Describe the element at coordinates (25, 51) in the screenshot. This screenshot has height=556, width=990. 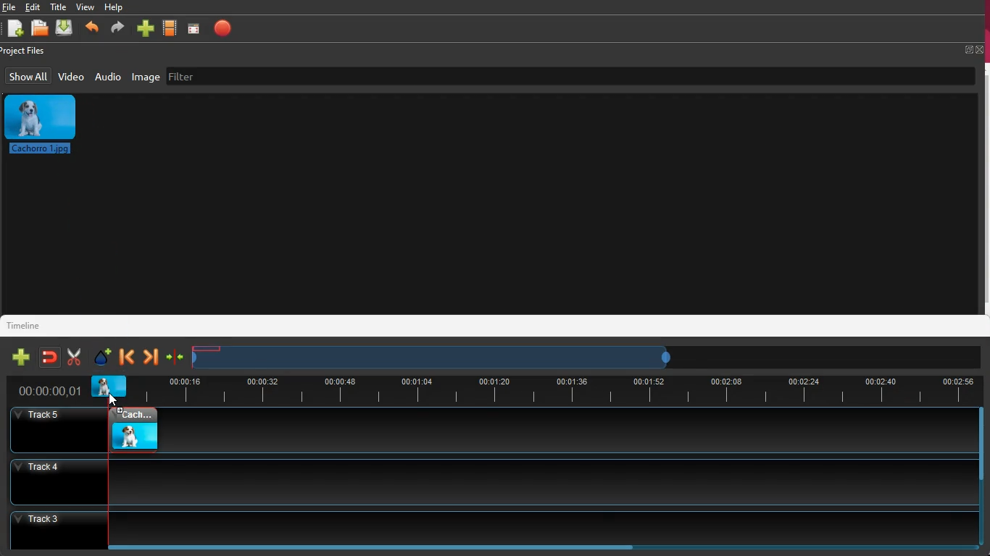
I see `project files` at that location.